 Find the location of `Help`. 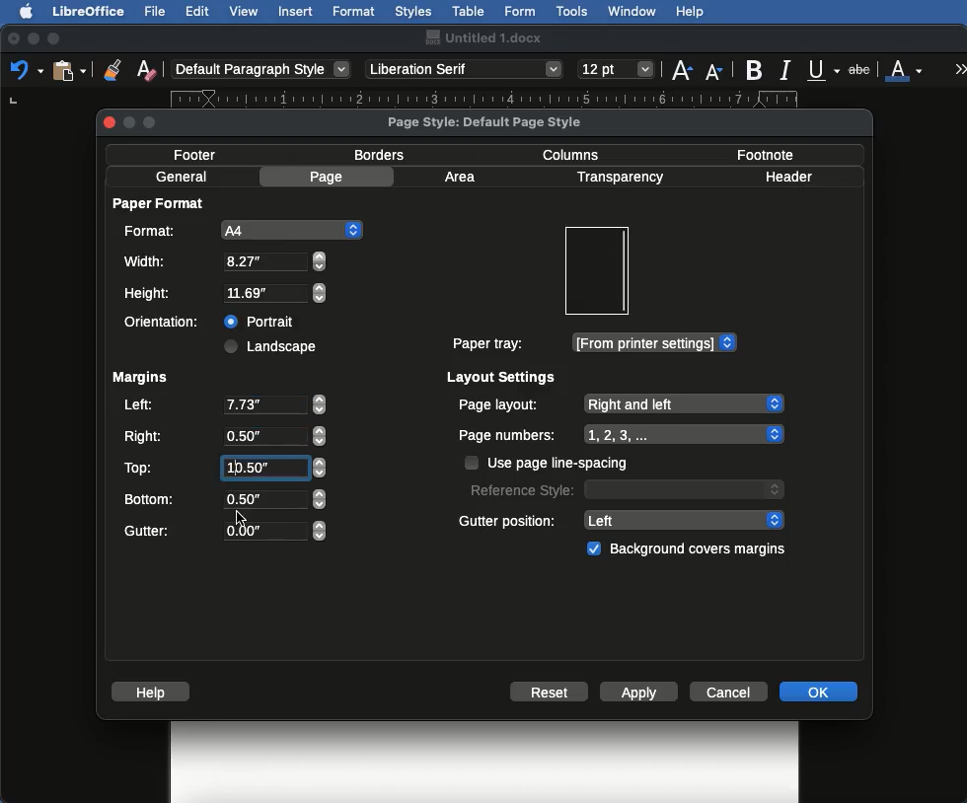

Help is located at coordinates (690, 12).